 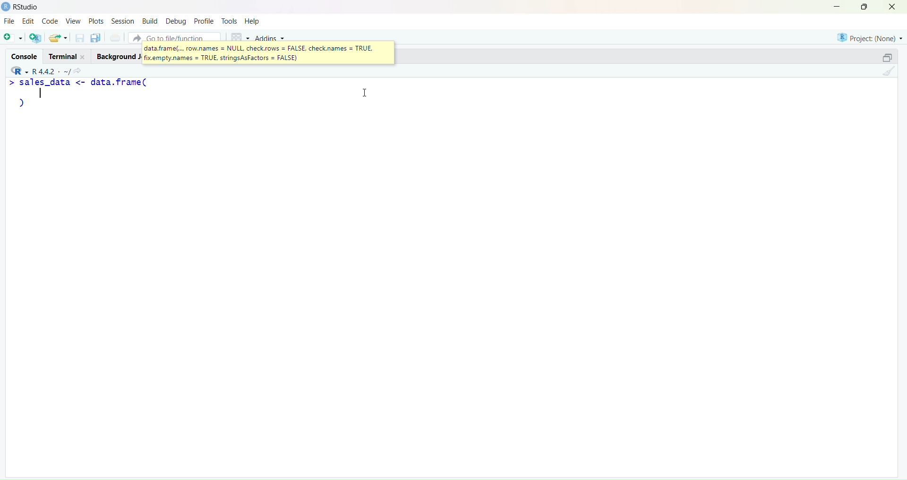 I want to click on save as, so click(x=95, y=38).